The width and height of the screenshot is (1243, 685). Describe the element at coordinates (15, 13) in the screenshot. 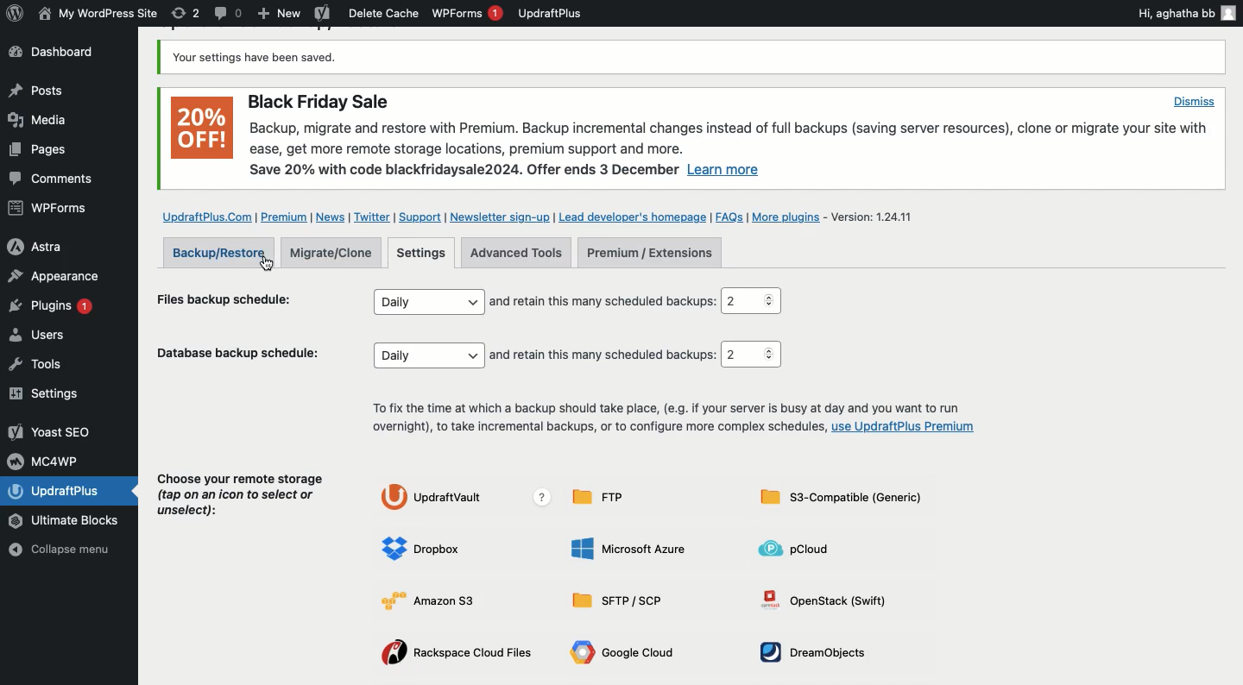

I see `wordpress logo` at that location.